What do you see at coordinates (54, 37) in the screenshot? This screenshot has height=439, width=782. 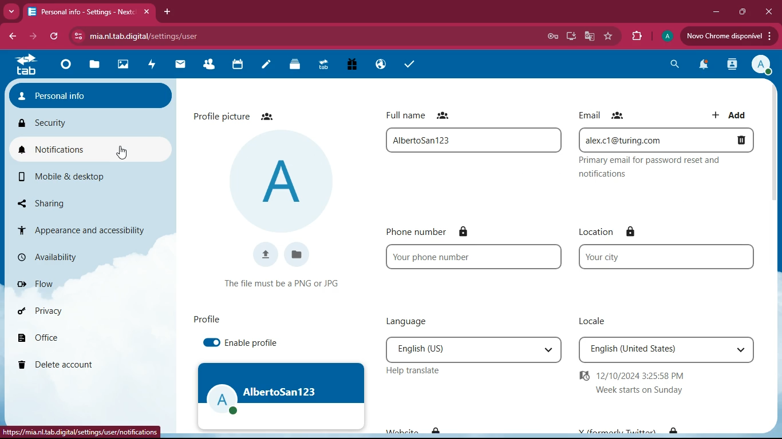 I see `refresh` at bounding box center [54, 37].